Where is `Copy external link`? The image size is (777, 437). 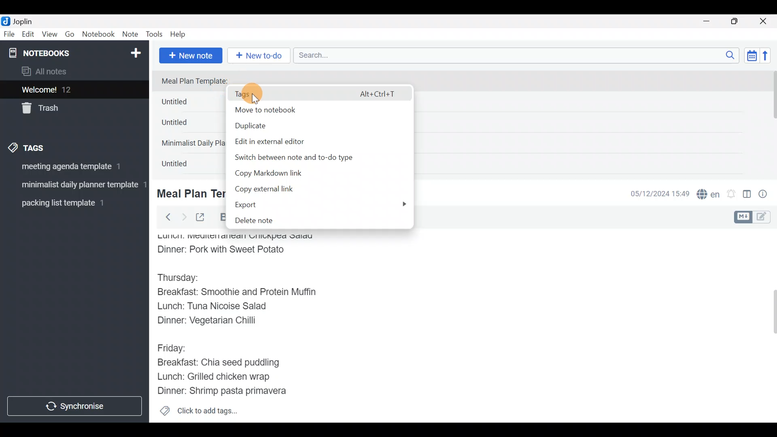 Copy external link is located at coordinates (279, 189).